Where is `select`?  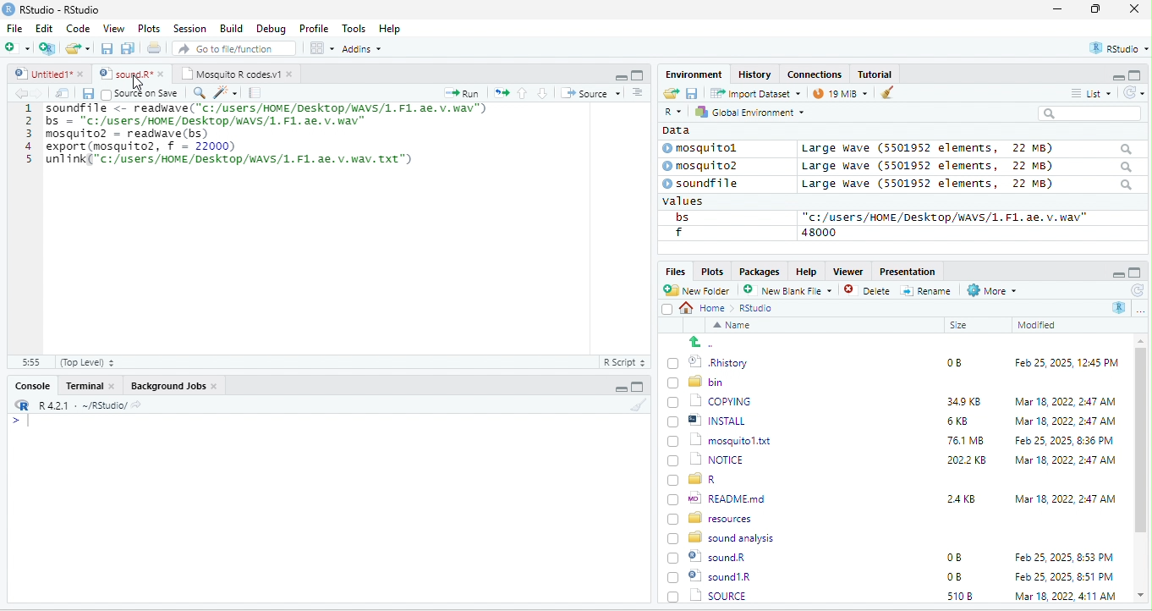
select is located at coordinates (669, 312).